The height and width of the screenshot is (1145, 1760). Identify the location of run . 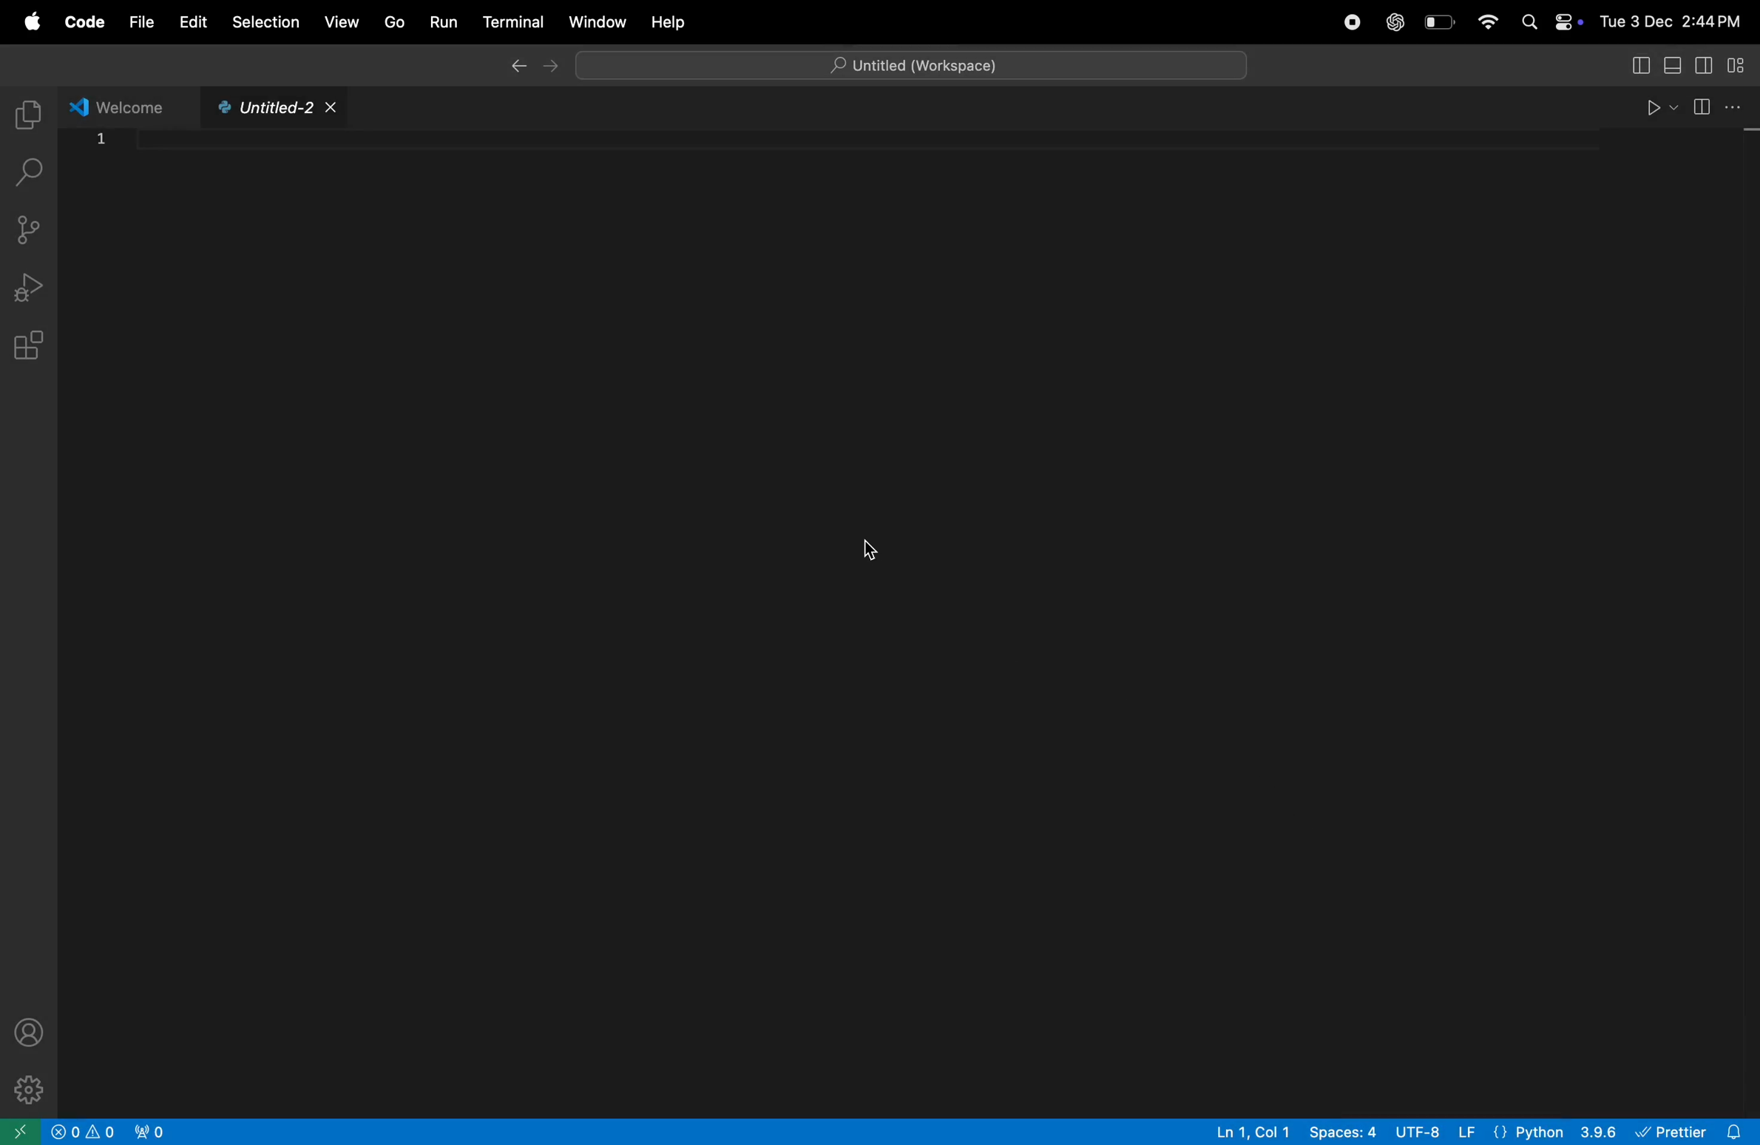
(1655, 106).